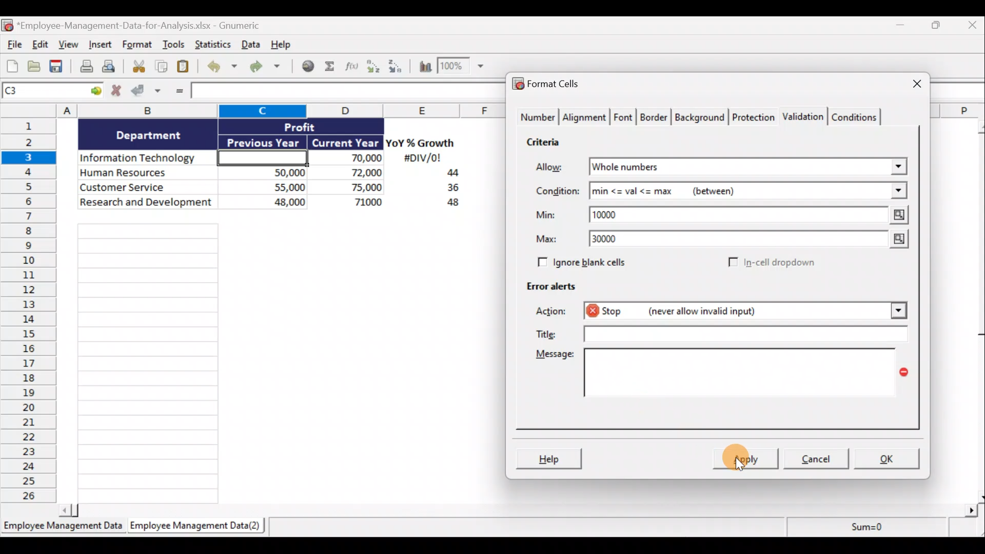 This screenshot has height=554, width=985. I want to click on Format cells, so click(549, 85).